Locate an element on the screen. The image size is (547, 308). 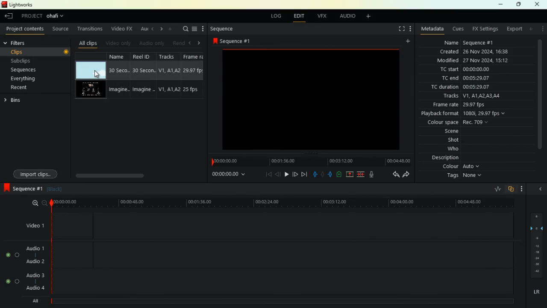
on is located at coordinates (9, 255).